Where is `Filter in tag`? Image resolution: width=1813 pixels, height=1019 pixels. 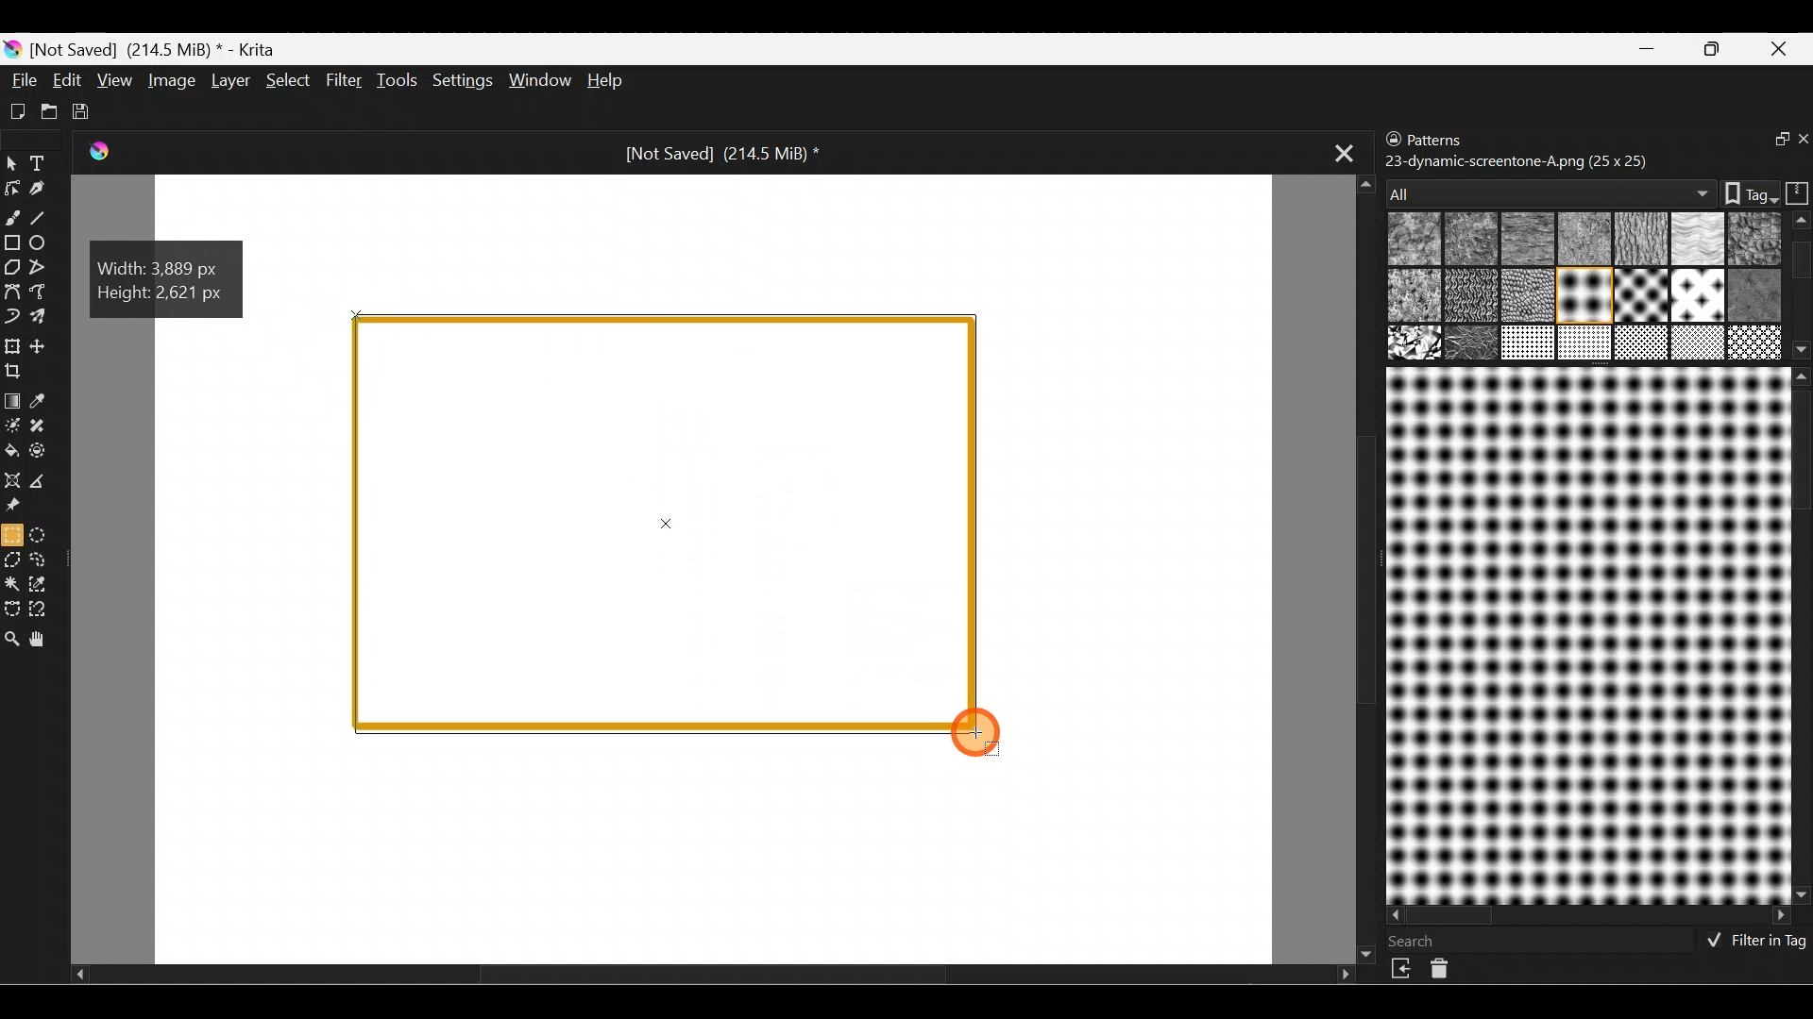 Filter in tag is located at coordinates (1752, 943).